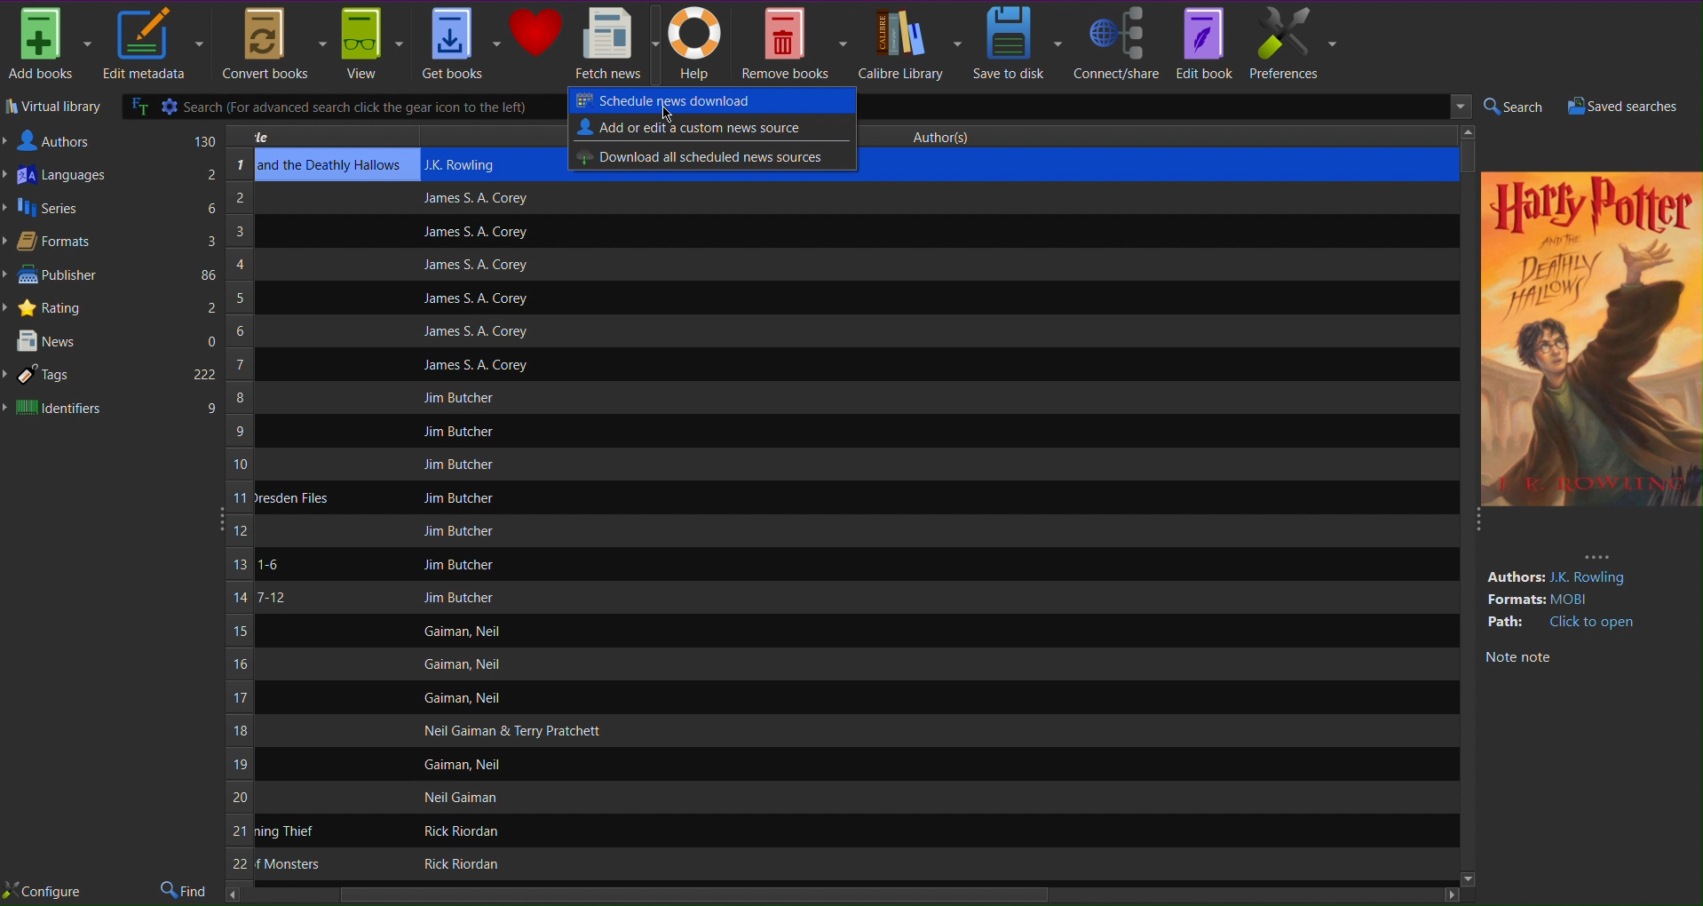  I want to click on Favorite, so click(536, 33).